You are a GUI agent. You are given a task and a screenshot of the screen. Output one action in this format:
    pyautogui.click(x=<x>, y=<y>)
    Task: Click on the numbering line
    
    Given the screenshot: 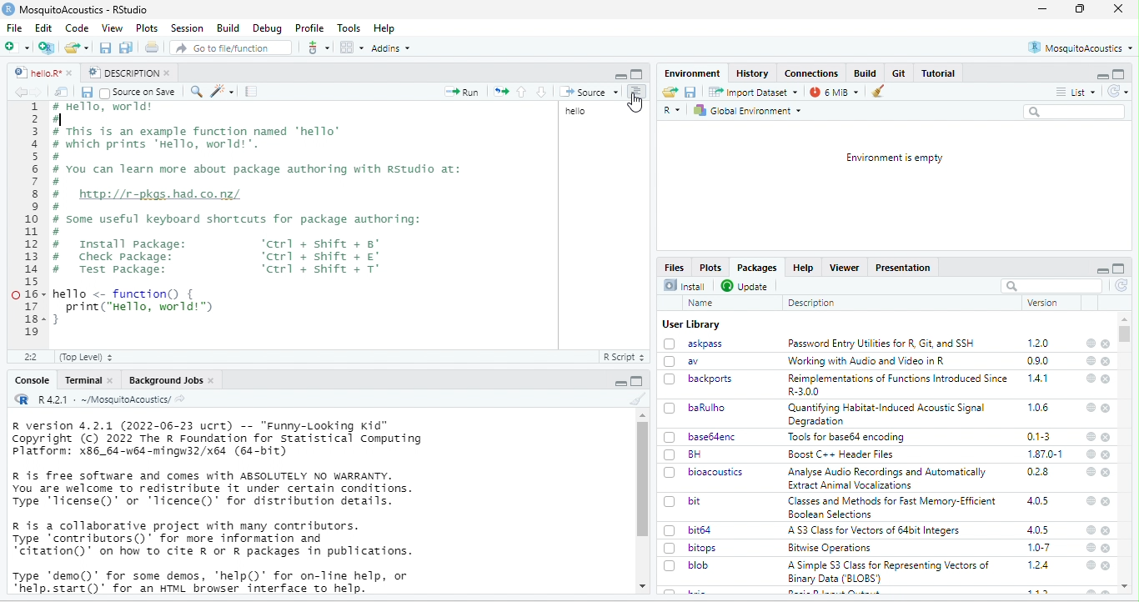 What is the action you would take?
    pyautogui.click(x=32, y=221)
    